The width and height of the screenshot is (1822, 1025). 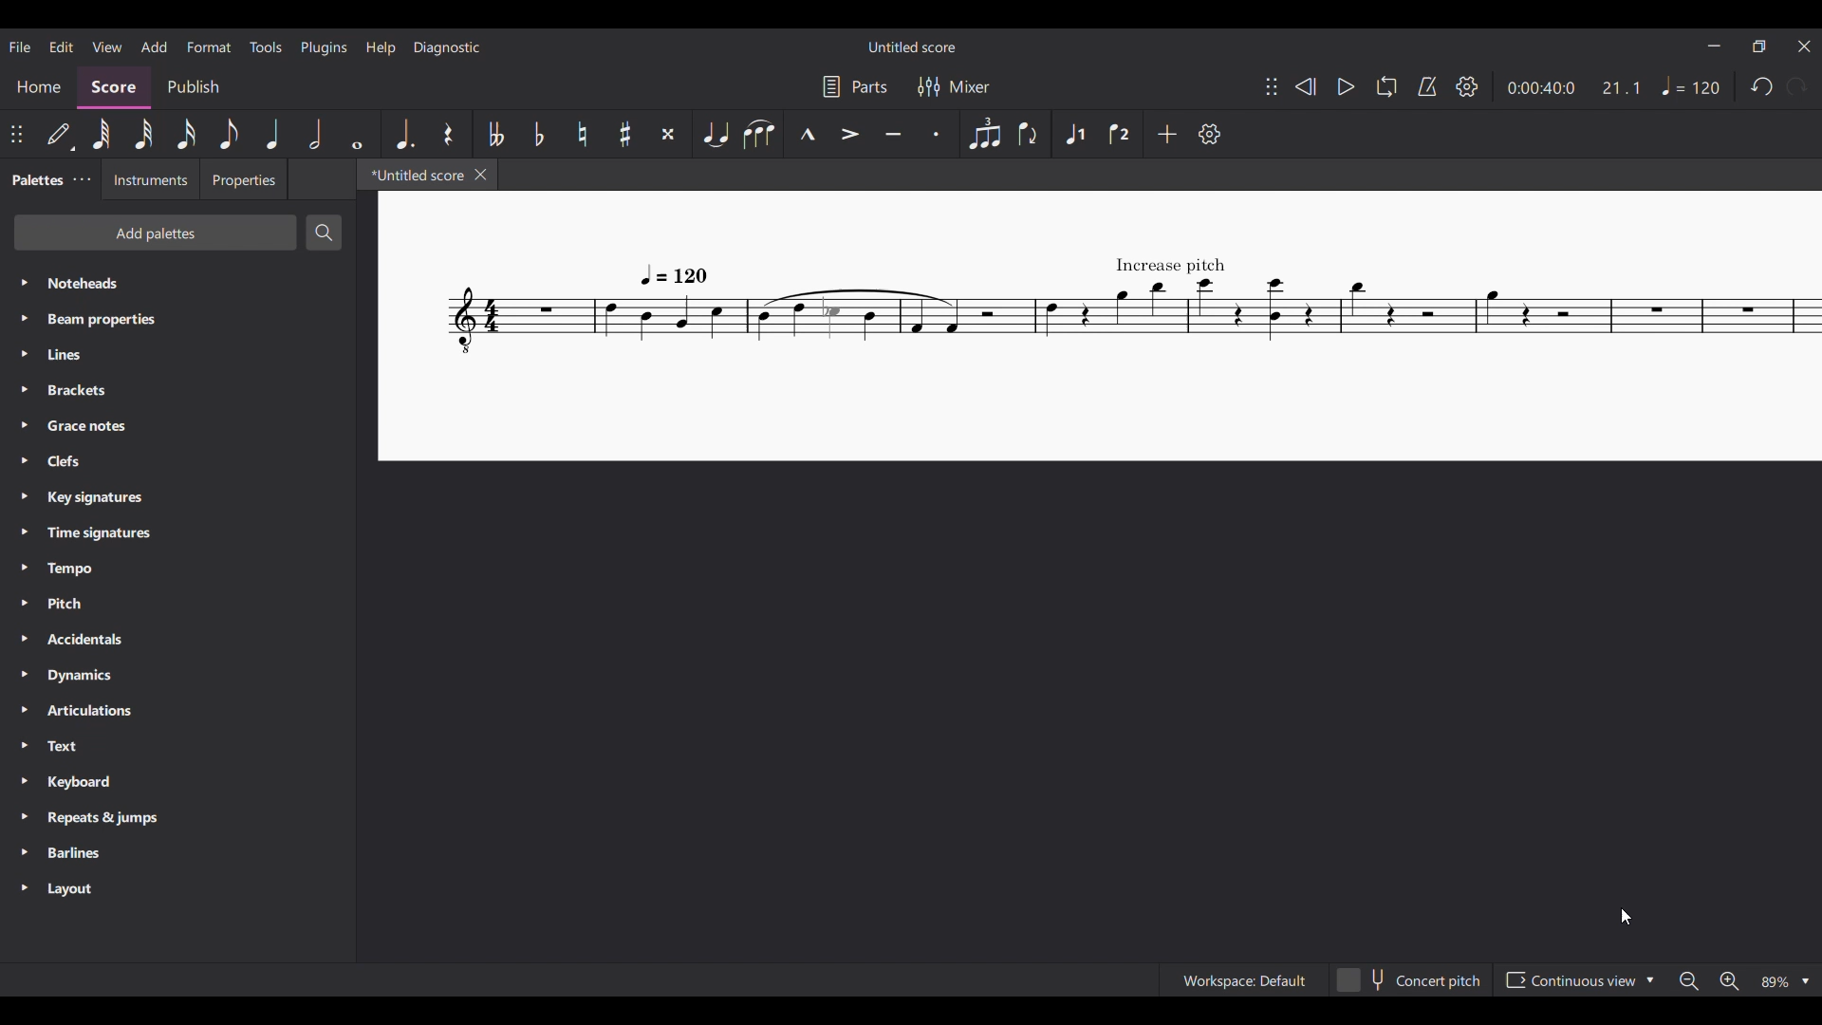 I want to click on Tuplet, so click(x=983, y=134).